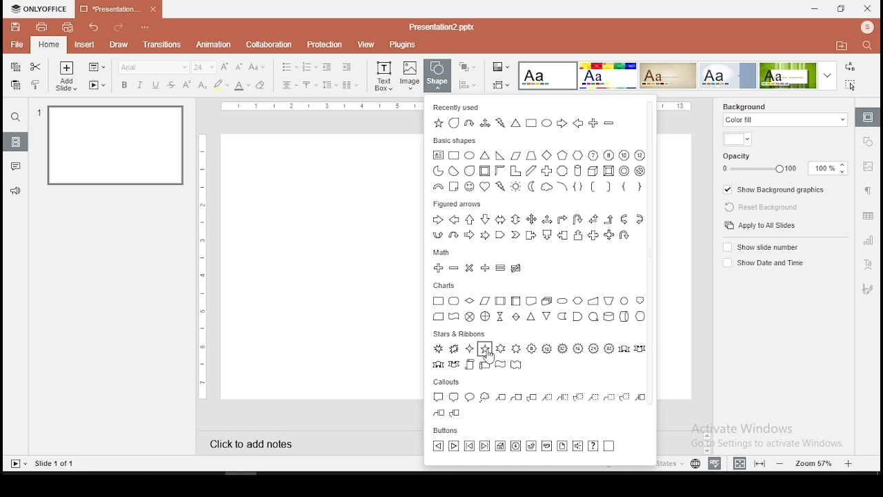 This screenshot has height=497, width=883. I want to click on math, so click(444, 251).